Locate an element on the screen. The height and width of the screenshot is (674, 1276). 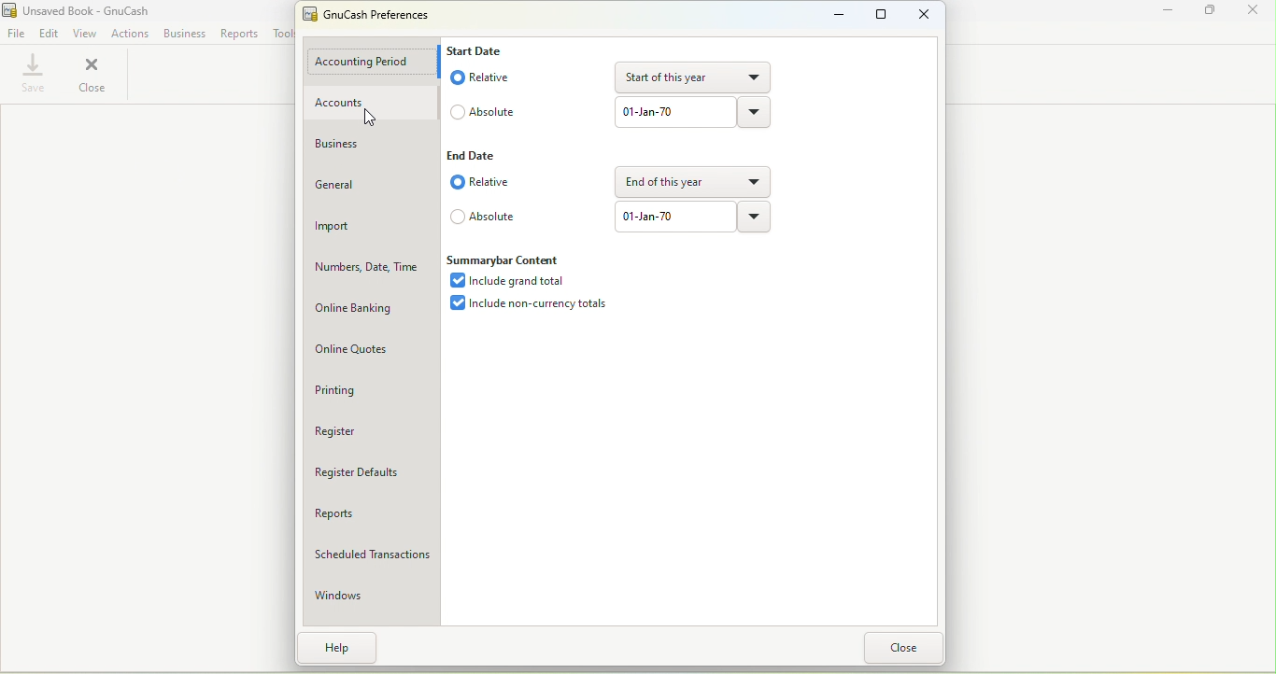
Tools is located at coordinates (284, 35).